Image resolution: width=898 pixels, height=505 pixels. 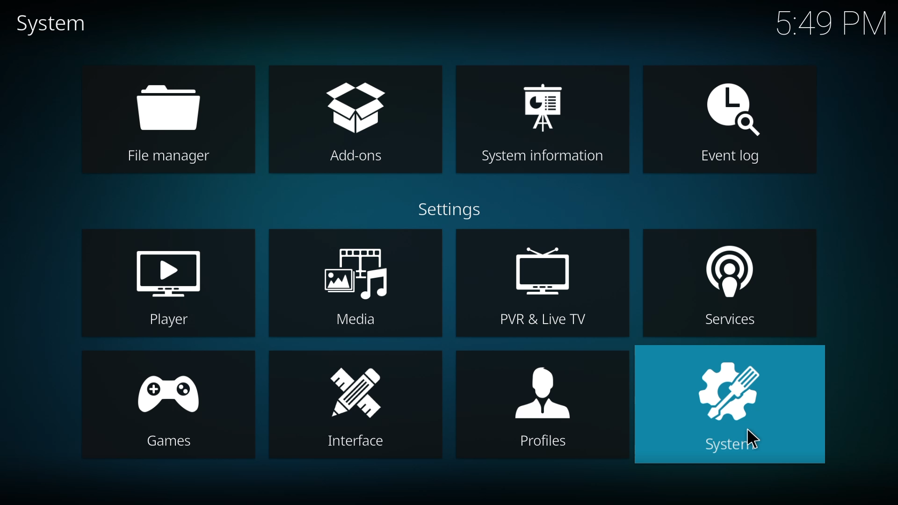 What do you see at coordinates (727, 281) in the screenshot?
I see `services` at bounding box center [727, 281].